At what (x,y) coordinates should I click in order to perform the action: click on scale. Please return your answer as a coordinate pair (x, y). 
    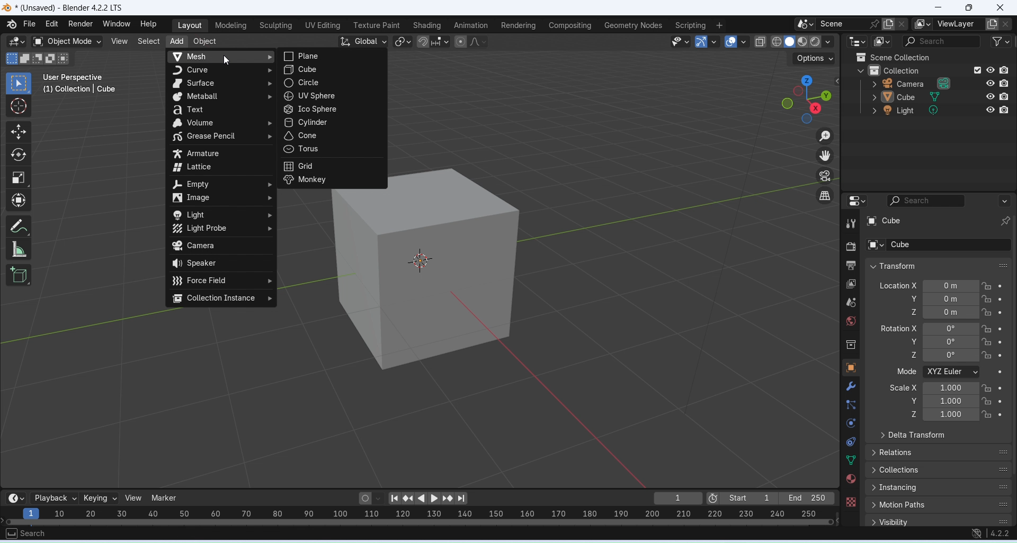
    Looking at the image, I should click on (427, 513).